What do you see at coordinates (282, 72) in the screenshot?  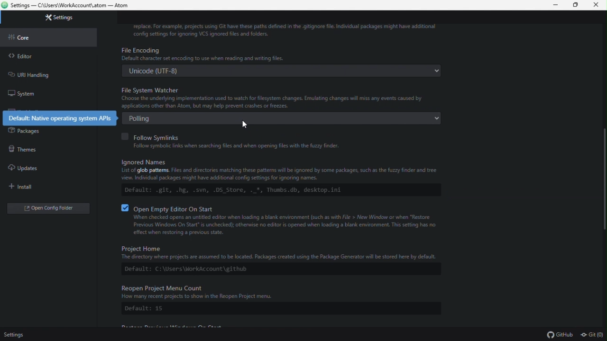 I see `Unicode (UTF-8)` at bounding box center [282, 72].